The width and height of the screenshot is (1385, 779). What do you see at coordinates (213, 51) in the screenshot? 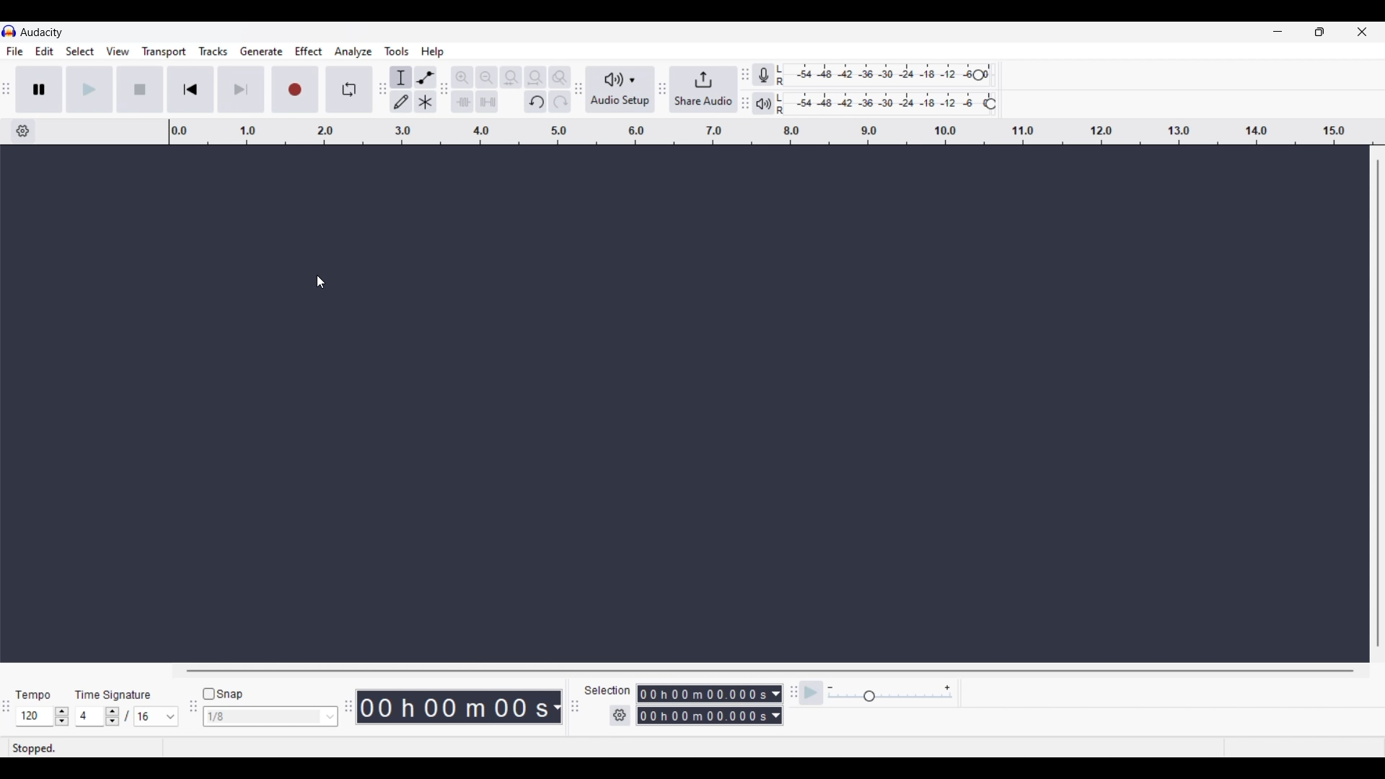
I see `Tracks menu` at bounding box center [213, 51].